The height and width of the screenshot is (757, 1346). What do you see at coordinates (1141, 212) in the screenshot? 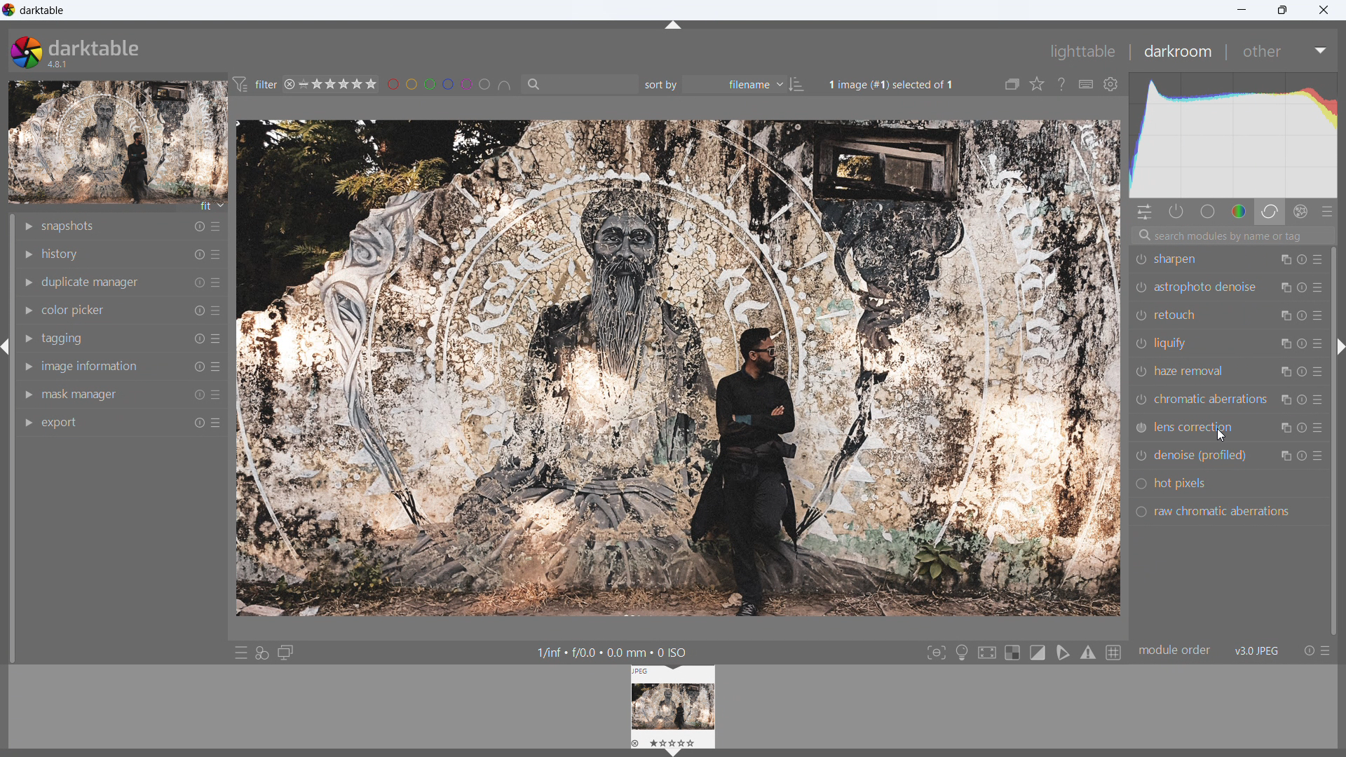
I see `quick actions panel` at bounding box center [1141, 212].